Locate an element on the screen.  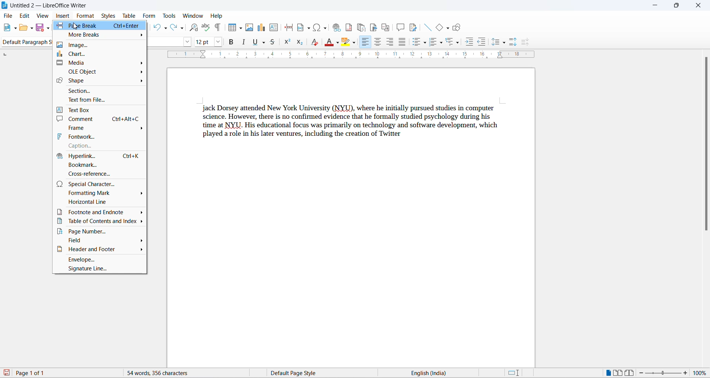
toggle unordered list options is located at coordinates (425, 44).